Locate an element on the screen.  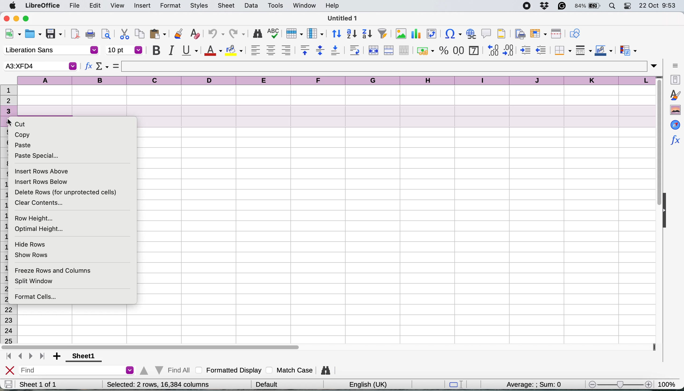
center vertically is located at coordinates (320, 50).